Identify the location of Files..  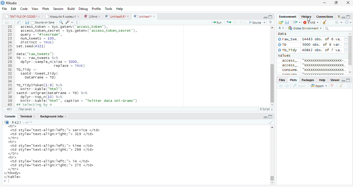
(282, 80).